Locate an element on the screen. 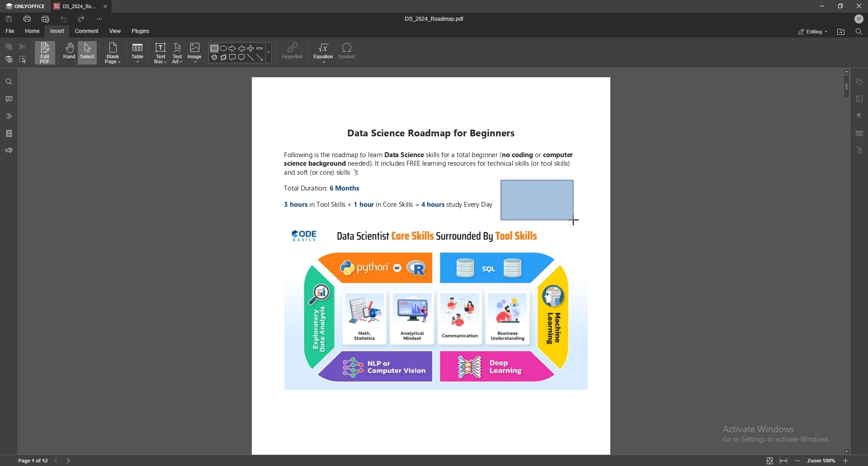 The image size is (868, 466). redo is located at coordinates (81, 19).